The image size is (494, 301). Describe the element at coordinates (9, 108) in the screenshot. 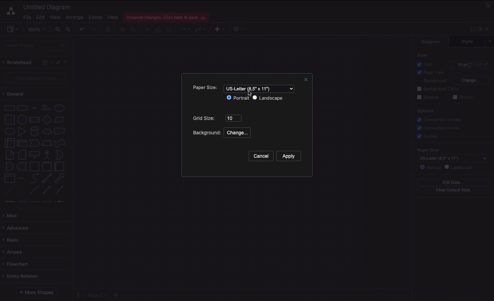

I see `Rectangle` at that location.